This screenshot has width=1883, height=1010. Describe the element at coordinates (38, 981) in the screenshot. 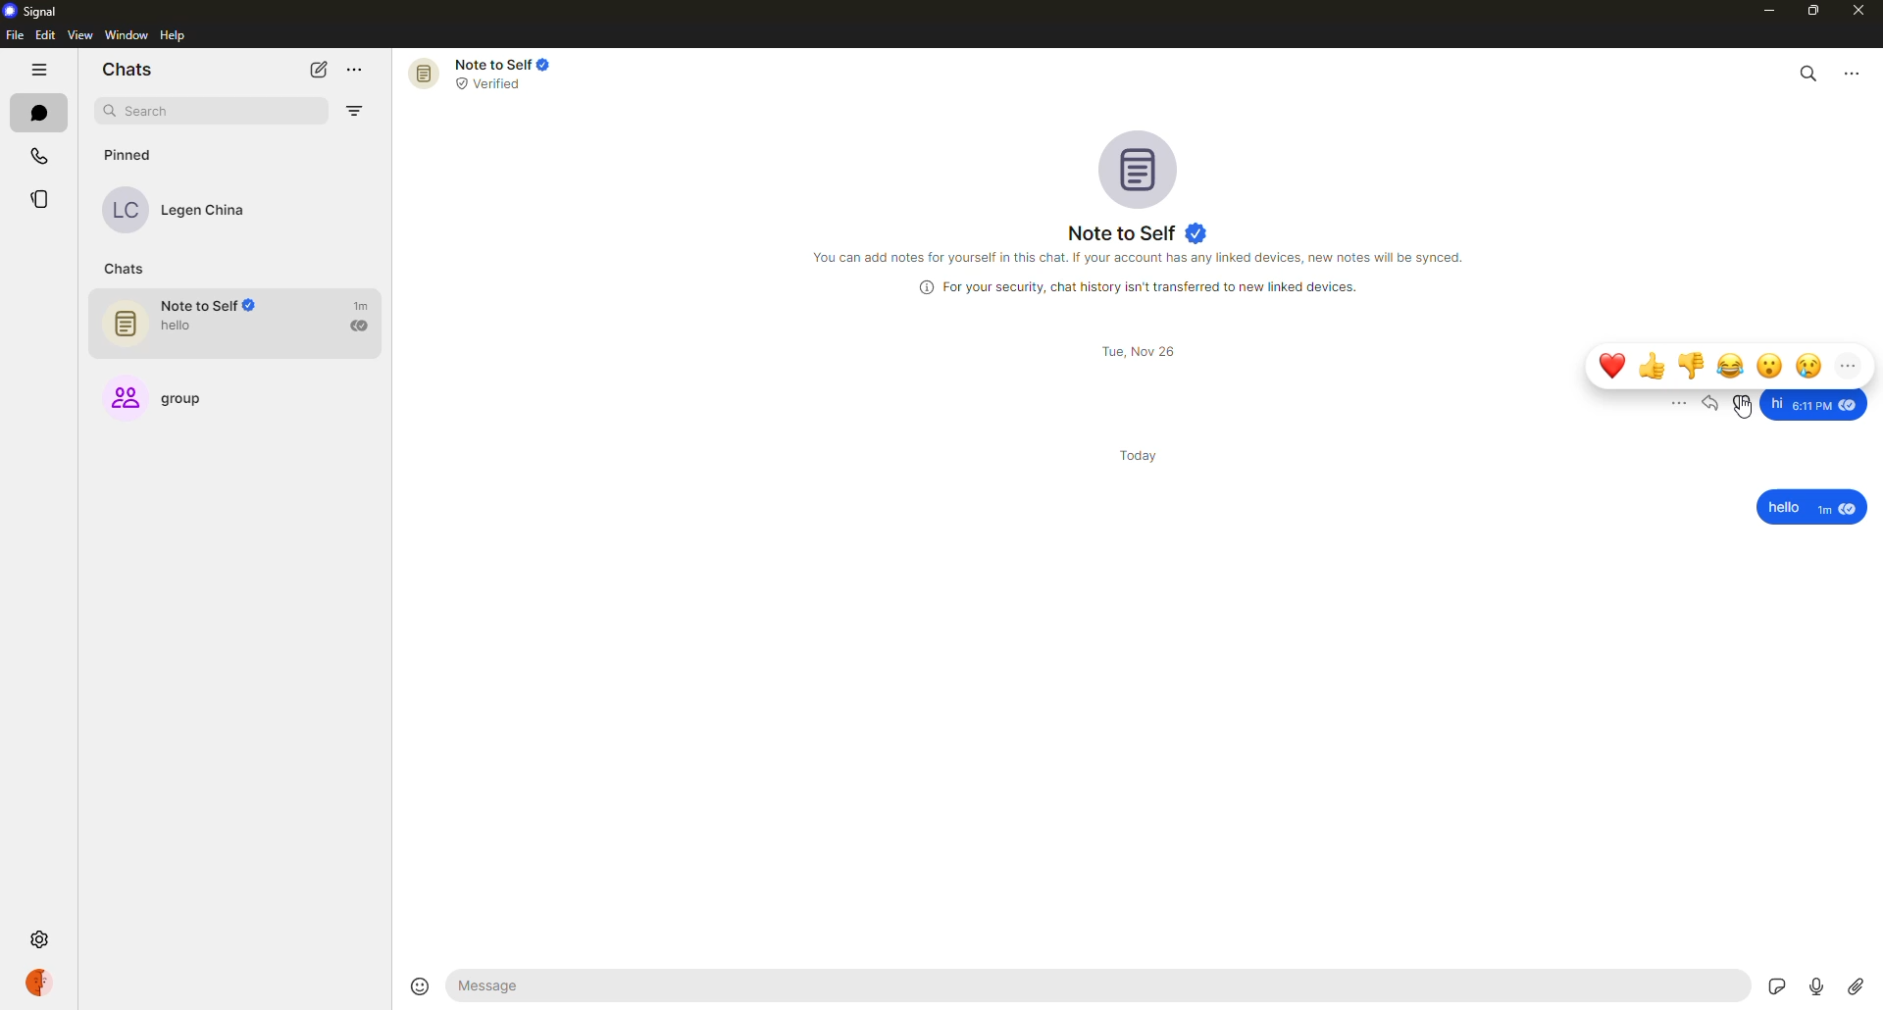

I see `profile` at that location.